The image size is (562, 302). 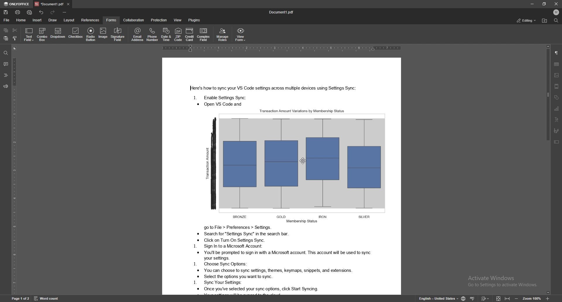 I want to click on fit to width, so click(x=507, y=298).